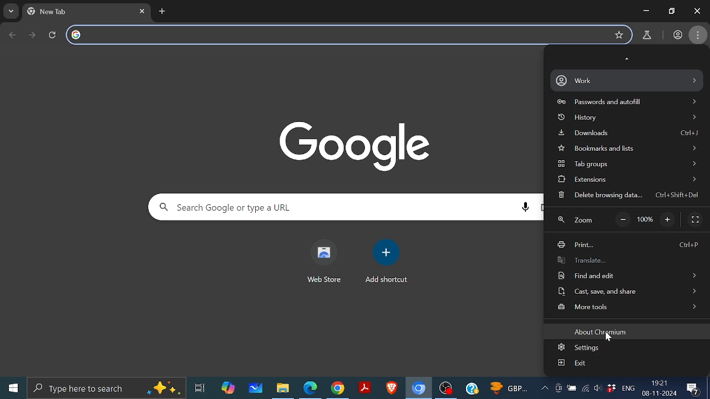 The width and height of the screenshot is (710, 399). I want to click on Chrome lab, so click(647, 34).